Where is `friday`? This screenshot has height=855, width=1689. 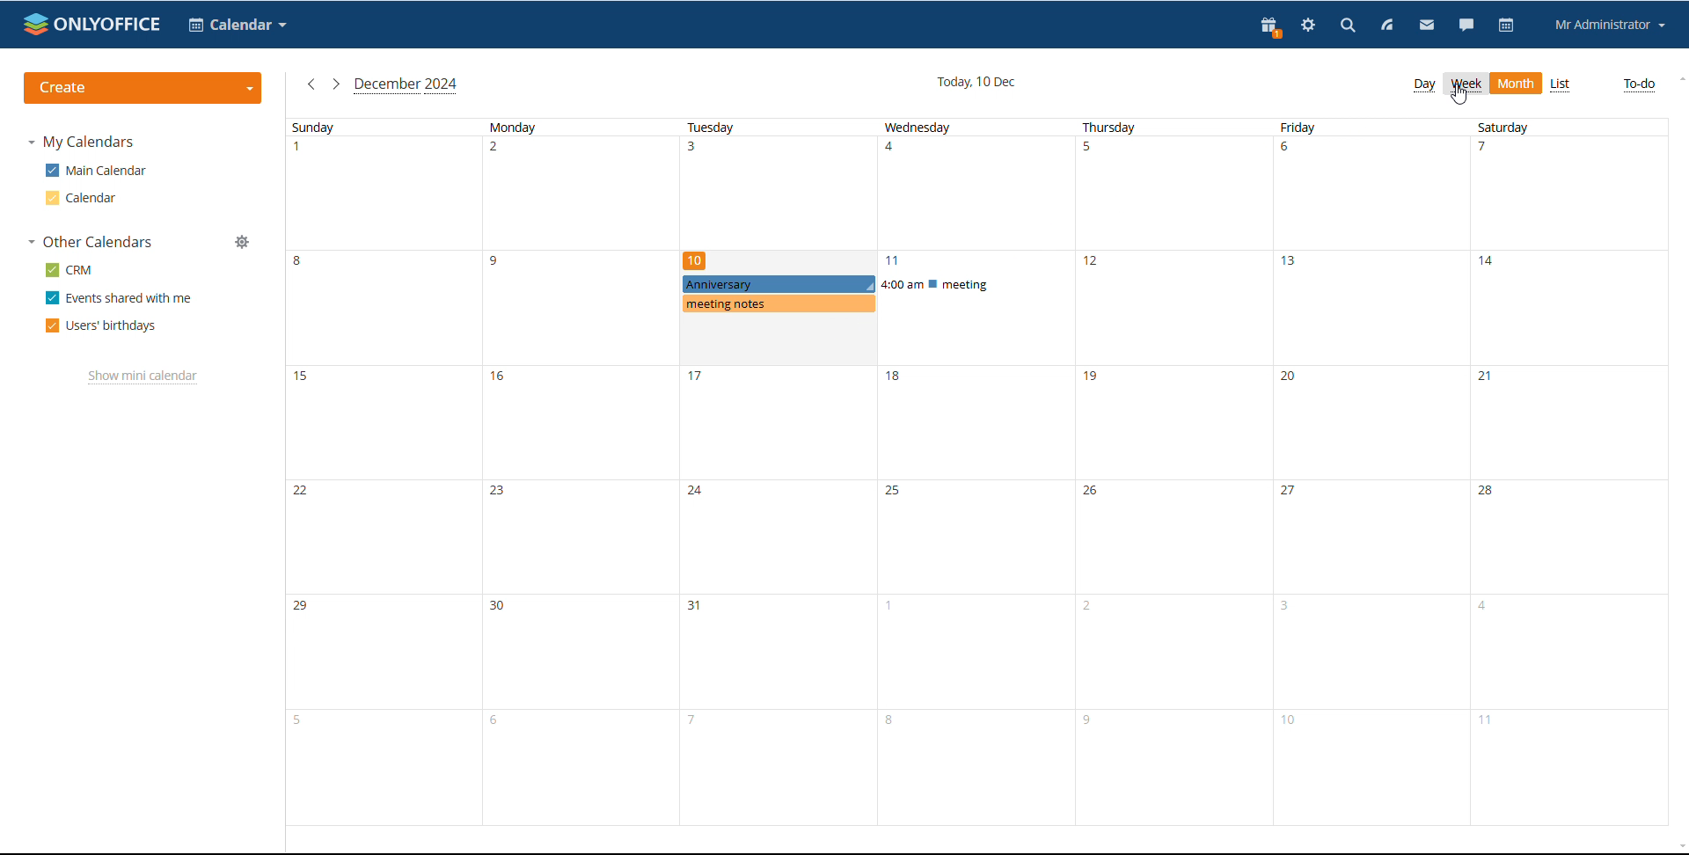
friday is located at coordinates (1374, 471).